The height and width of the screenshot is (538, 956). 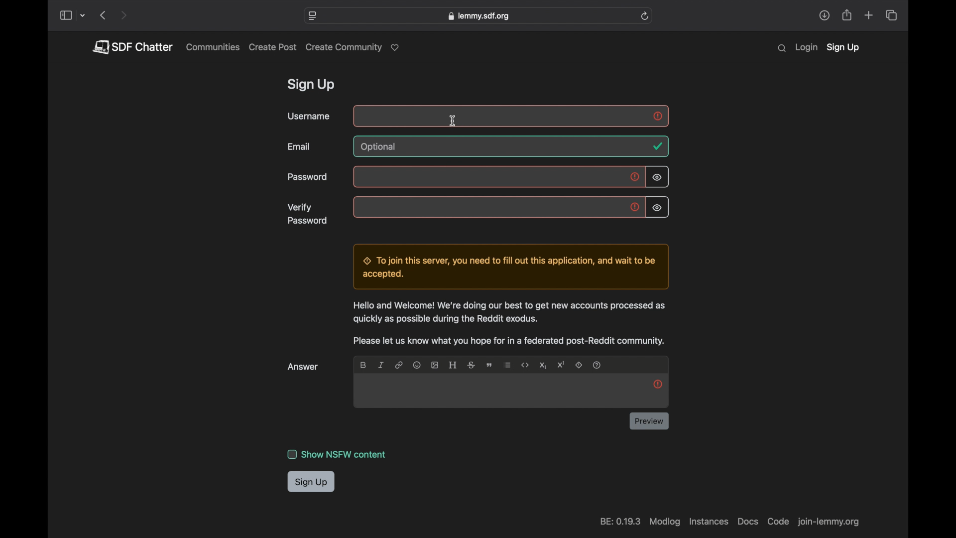 What do you see at coordinates (869, 15) in the screenshot?
I see `new tab` at bounding box center [869, 15].